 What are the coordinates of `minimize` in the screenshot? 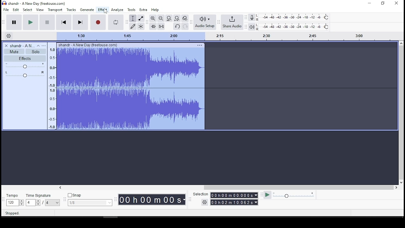 It's located at (369, 3).